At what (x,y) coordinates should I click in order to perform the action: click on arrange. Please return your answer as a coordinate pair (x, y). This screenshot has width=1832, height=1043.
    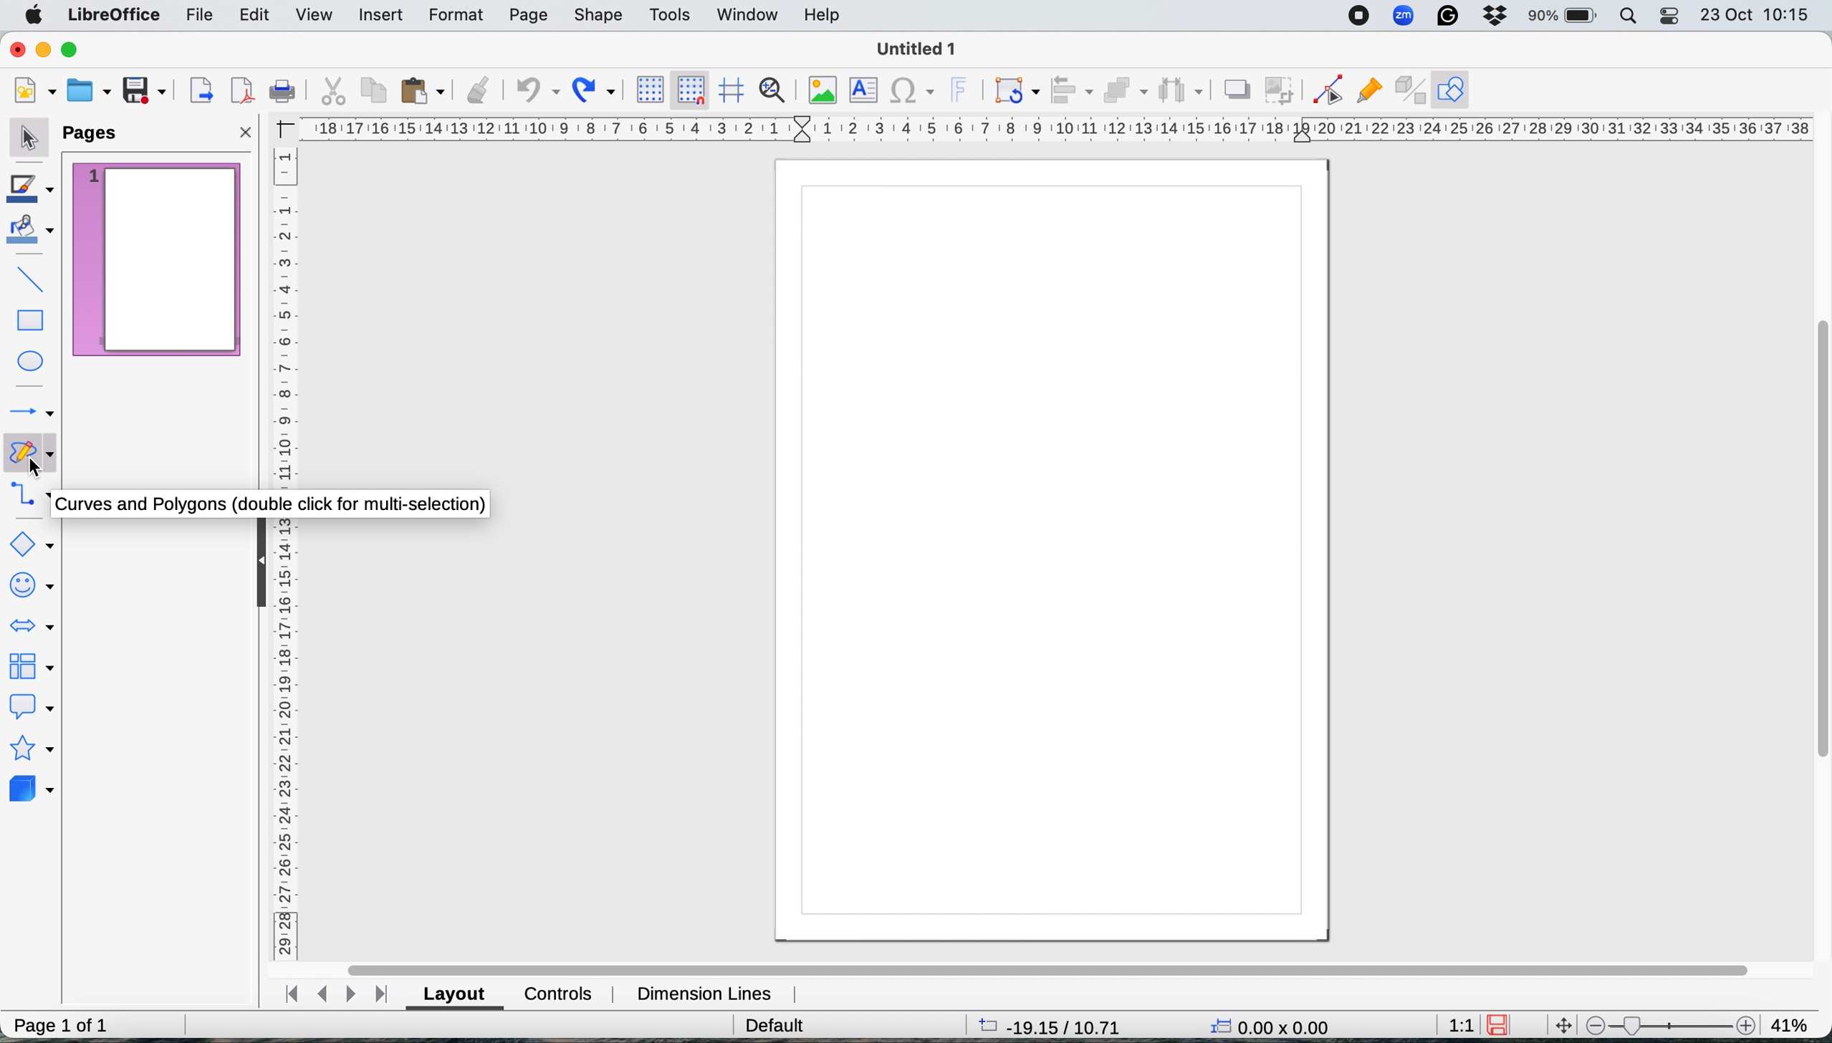
    Looking at the image, I should click on (1125, 92).